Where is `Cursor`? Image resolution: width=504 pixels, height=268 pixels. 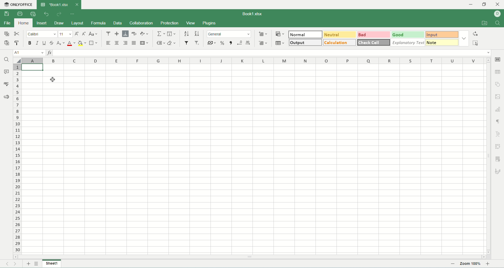 Cursor is located at coordinates (53, 79).